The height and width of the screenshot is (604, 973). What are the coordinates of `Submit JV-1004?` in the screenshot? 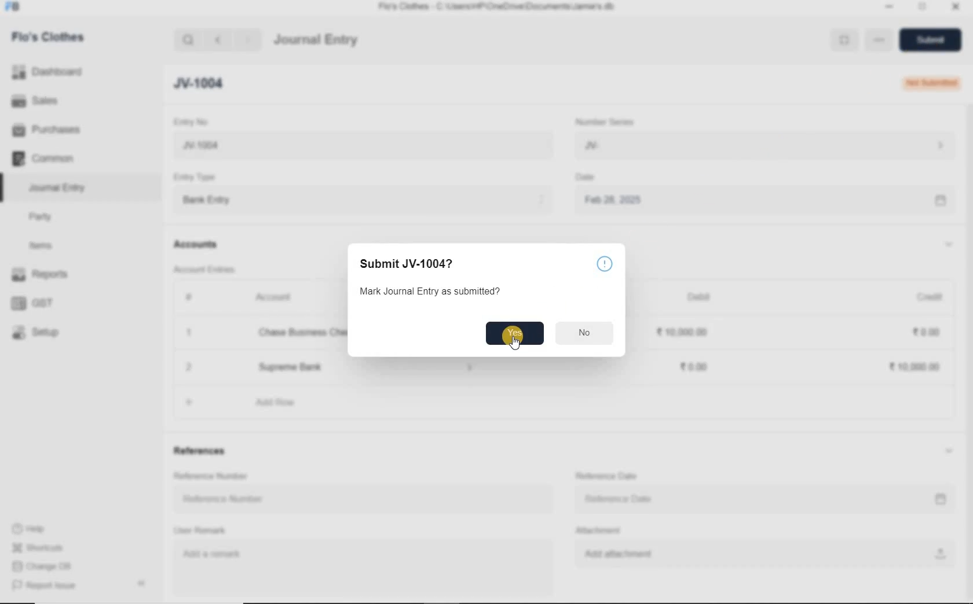 It's located at (407, 263).